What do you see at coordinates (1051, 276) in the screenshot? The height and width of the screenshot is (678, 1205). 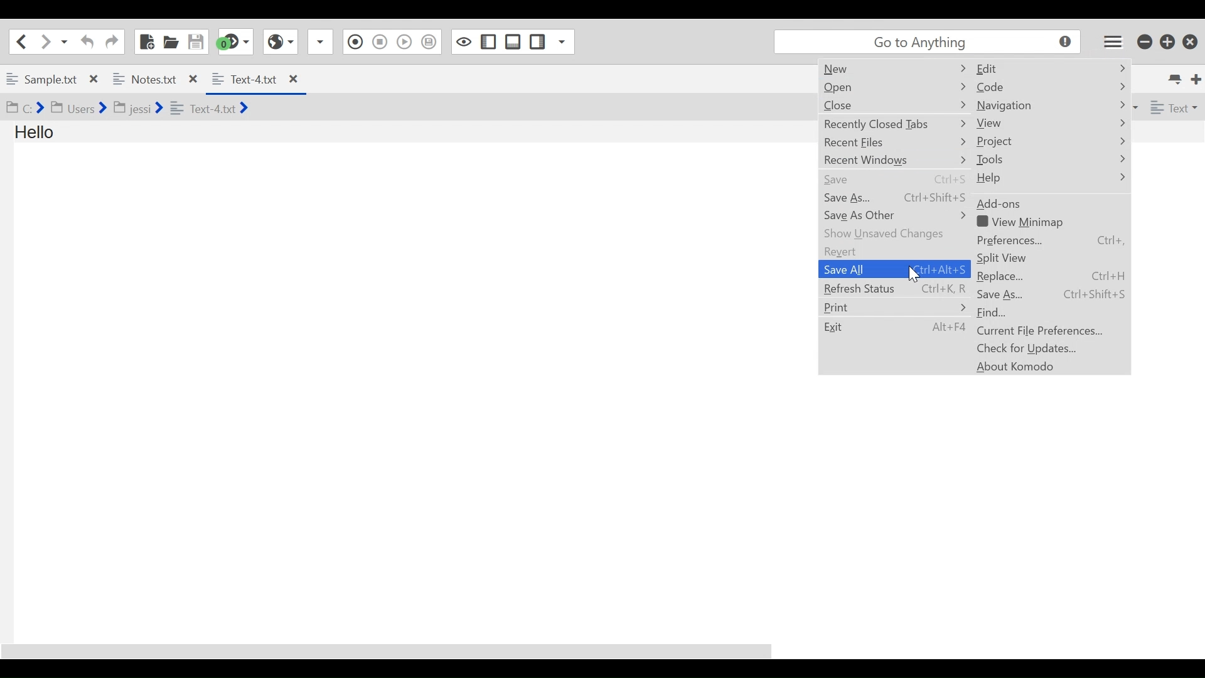 I see `Replace` at bounding box center [1051, 276].